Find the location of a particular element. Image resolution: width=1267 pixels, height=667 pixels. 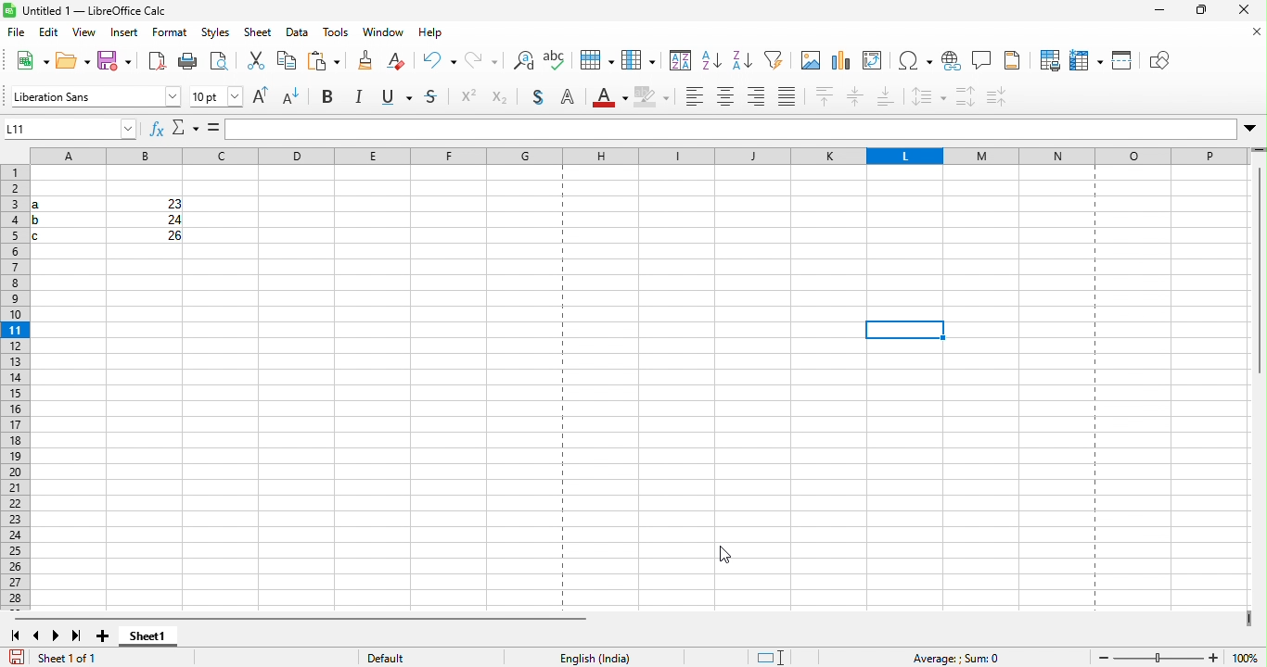

previous sheet is located at coordinates (34, 633).